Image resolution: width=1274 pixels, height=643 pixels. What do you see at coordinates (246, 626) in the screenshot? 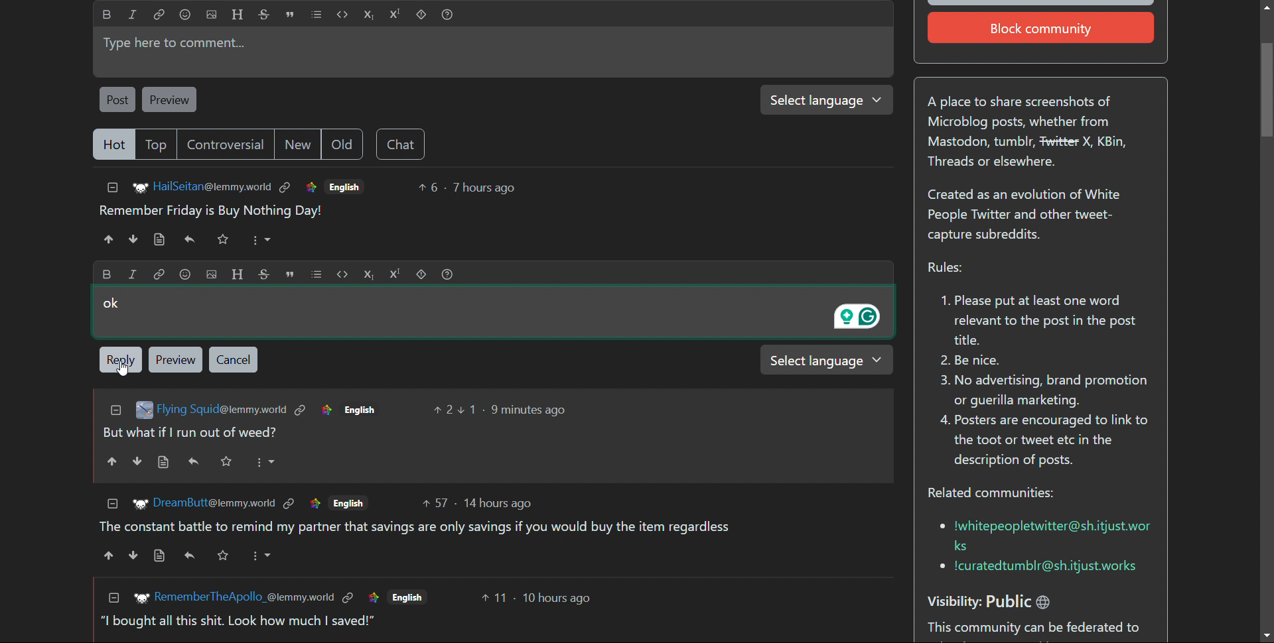
I see `comment` at bounding box center [246, 626].